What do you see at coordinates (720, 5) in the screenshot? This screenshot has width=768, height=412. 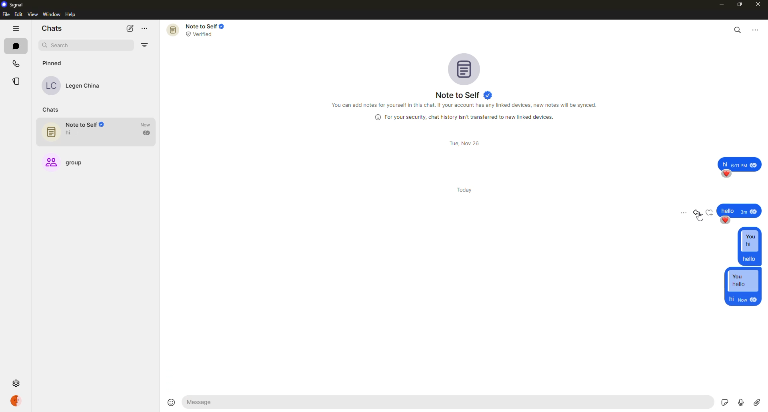 I see `minimize` at bounding box center [720, 5].